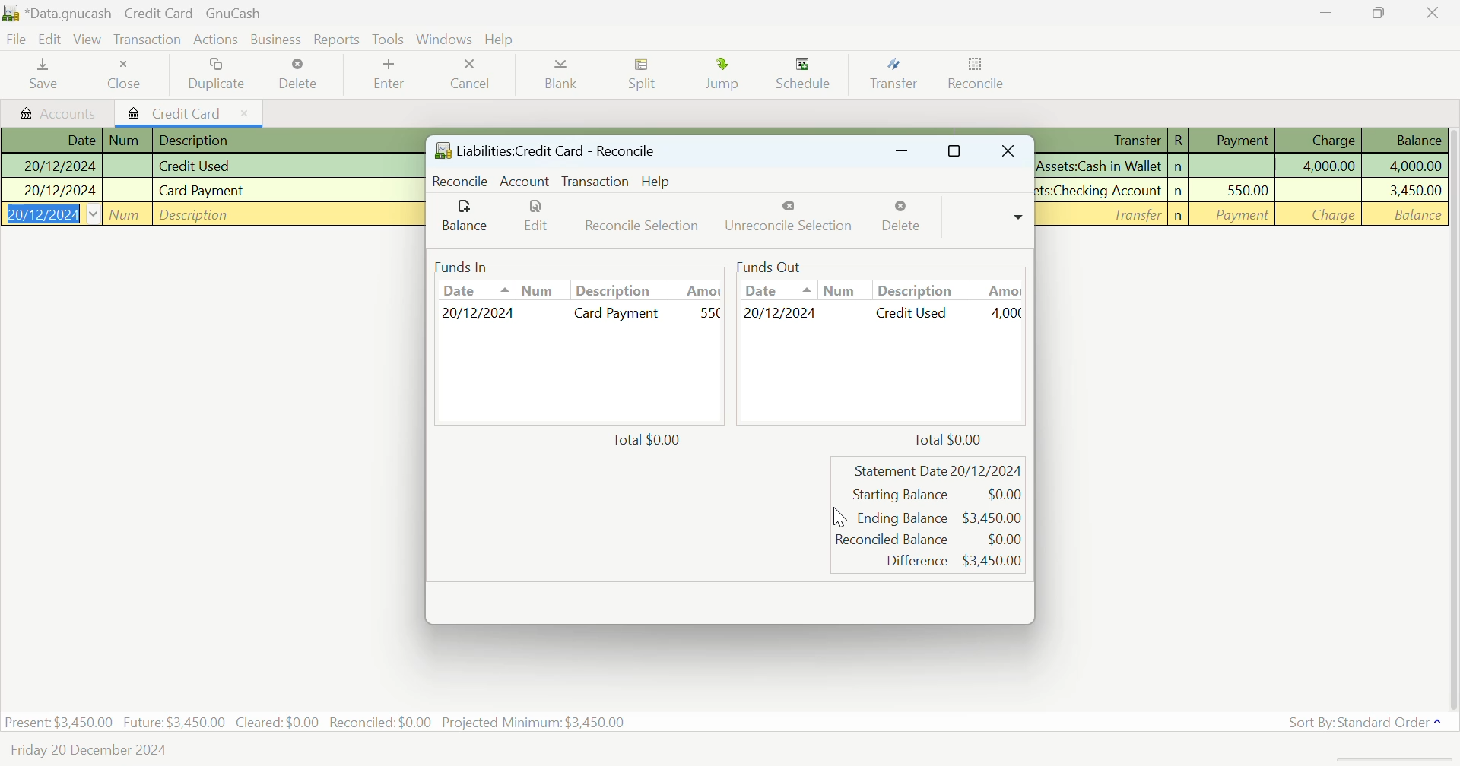 Image resolution: width=1460 pixels, height=766 pixels. I want to click on Blank, so click(564, 74).